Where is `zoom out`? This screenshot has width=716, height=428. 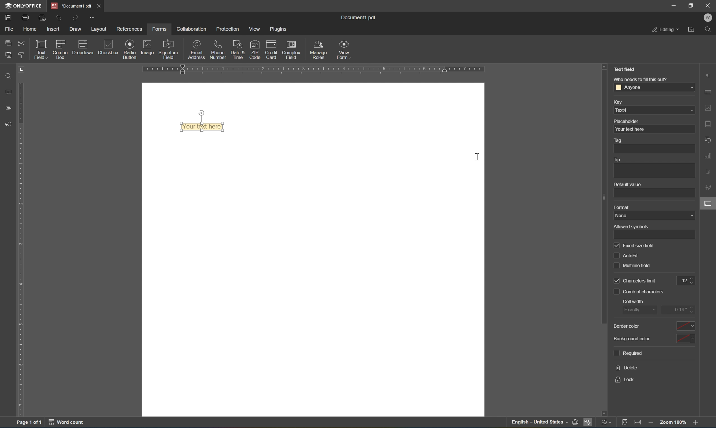 zoom out is located at coordinates (697, 423).